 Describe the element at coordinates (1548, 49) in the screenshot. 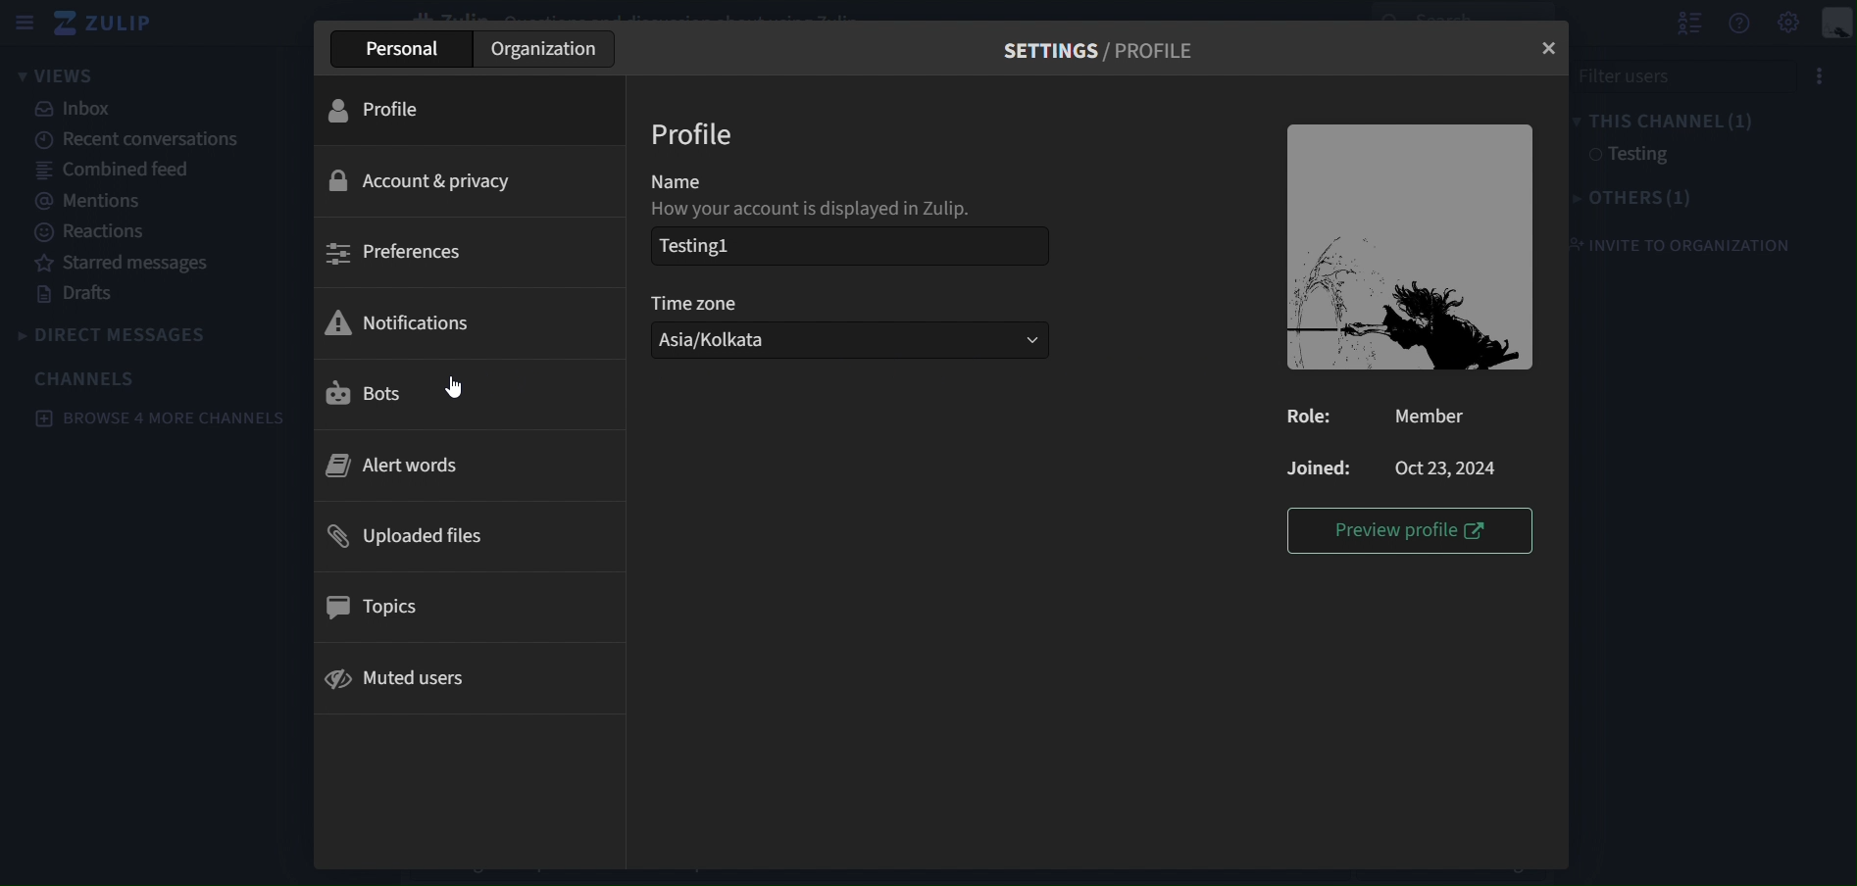

I see `close` at that location.